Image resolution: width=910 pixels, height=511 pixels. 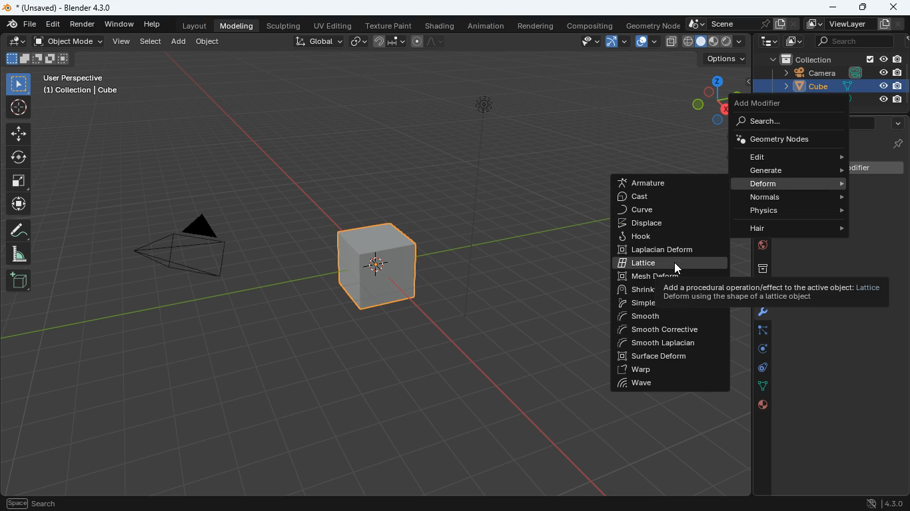 I want to click on copy, so click(x=646, y=42).